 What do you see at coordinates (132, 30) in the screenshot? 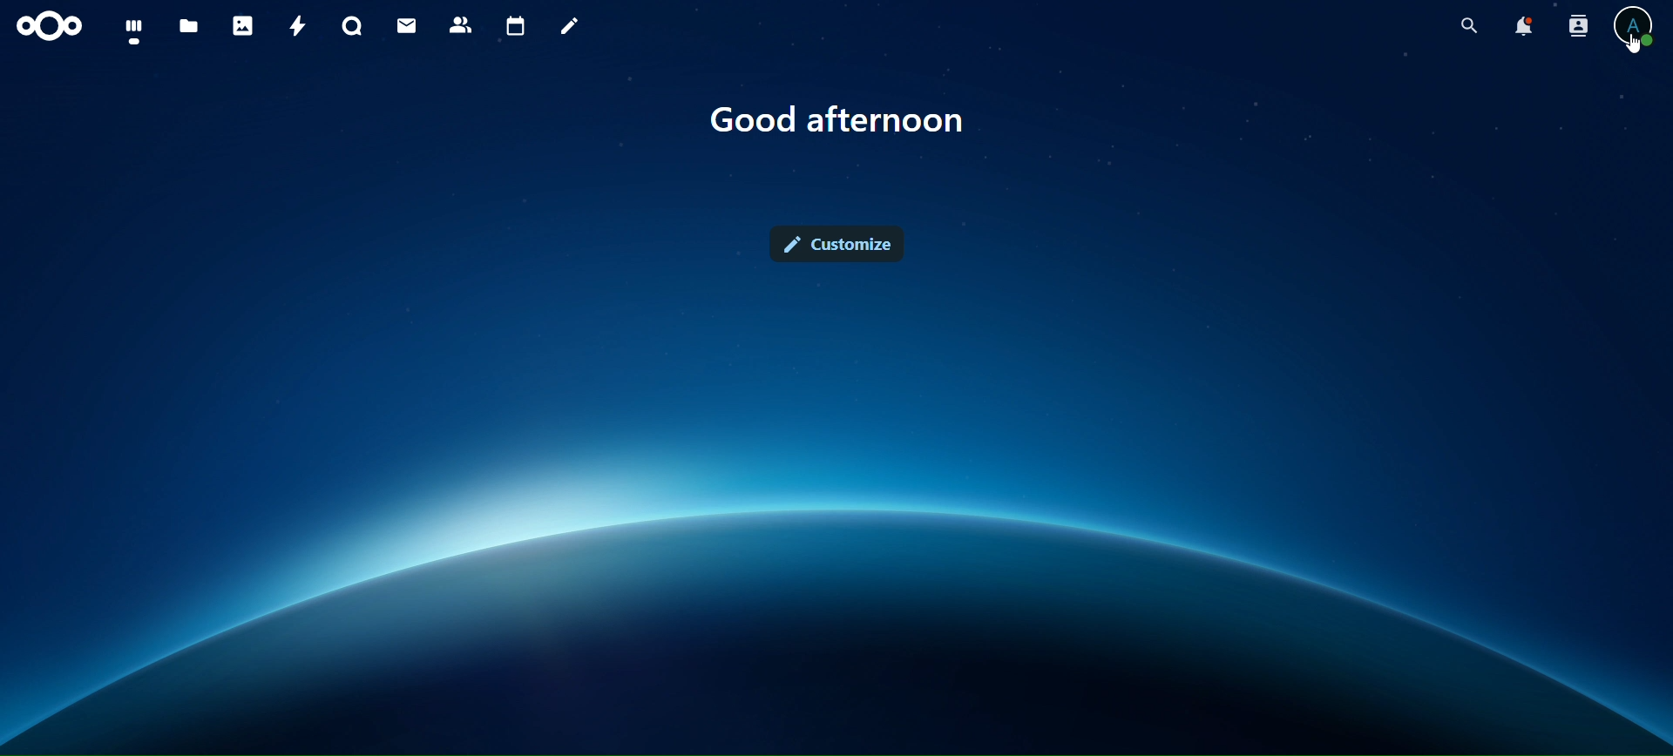
I see `dashboard` at bounding box center [132, 30].